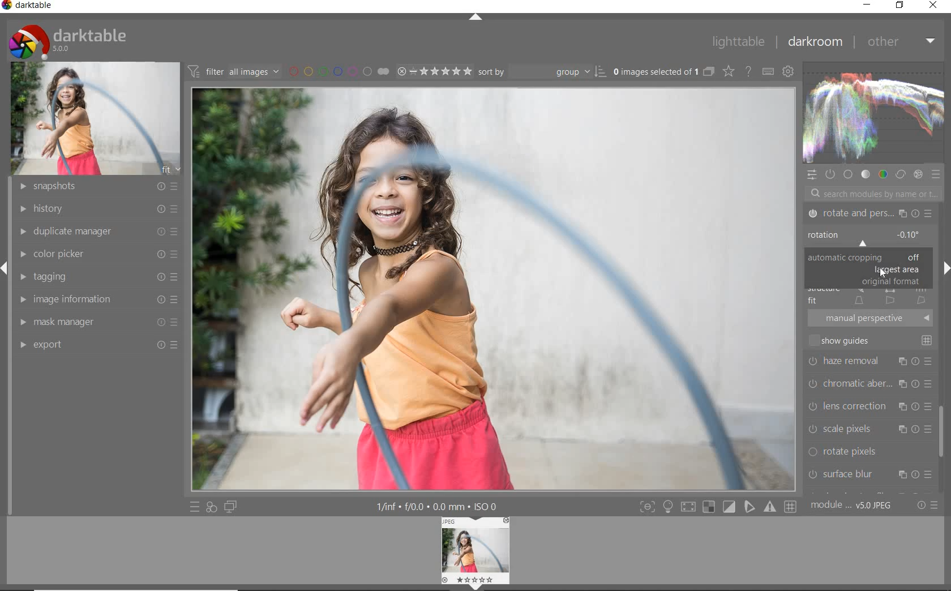 The height and width of the screenshot is (591, 951). What do you see at coordinates (787, 70) in the screenshot?
I see `show global preference` at bounding box center [787, 70].